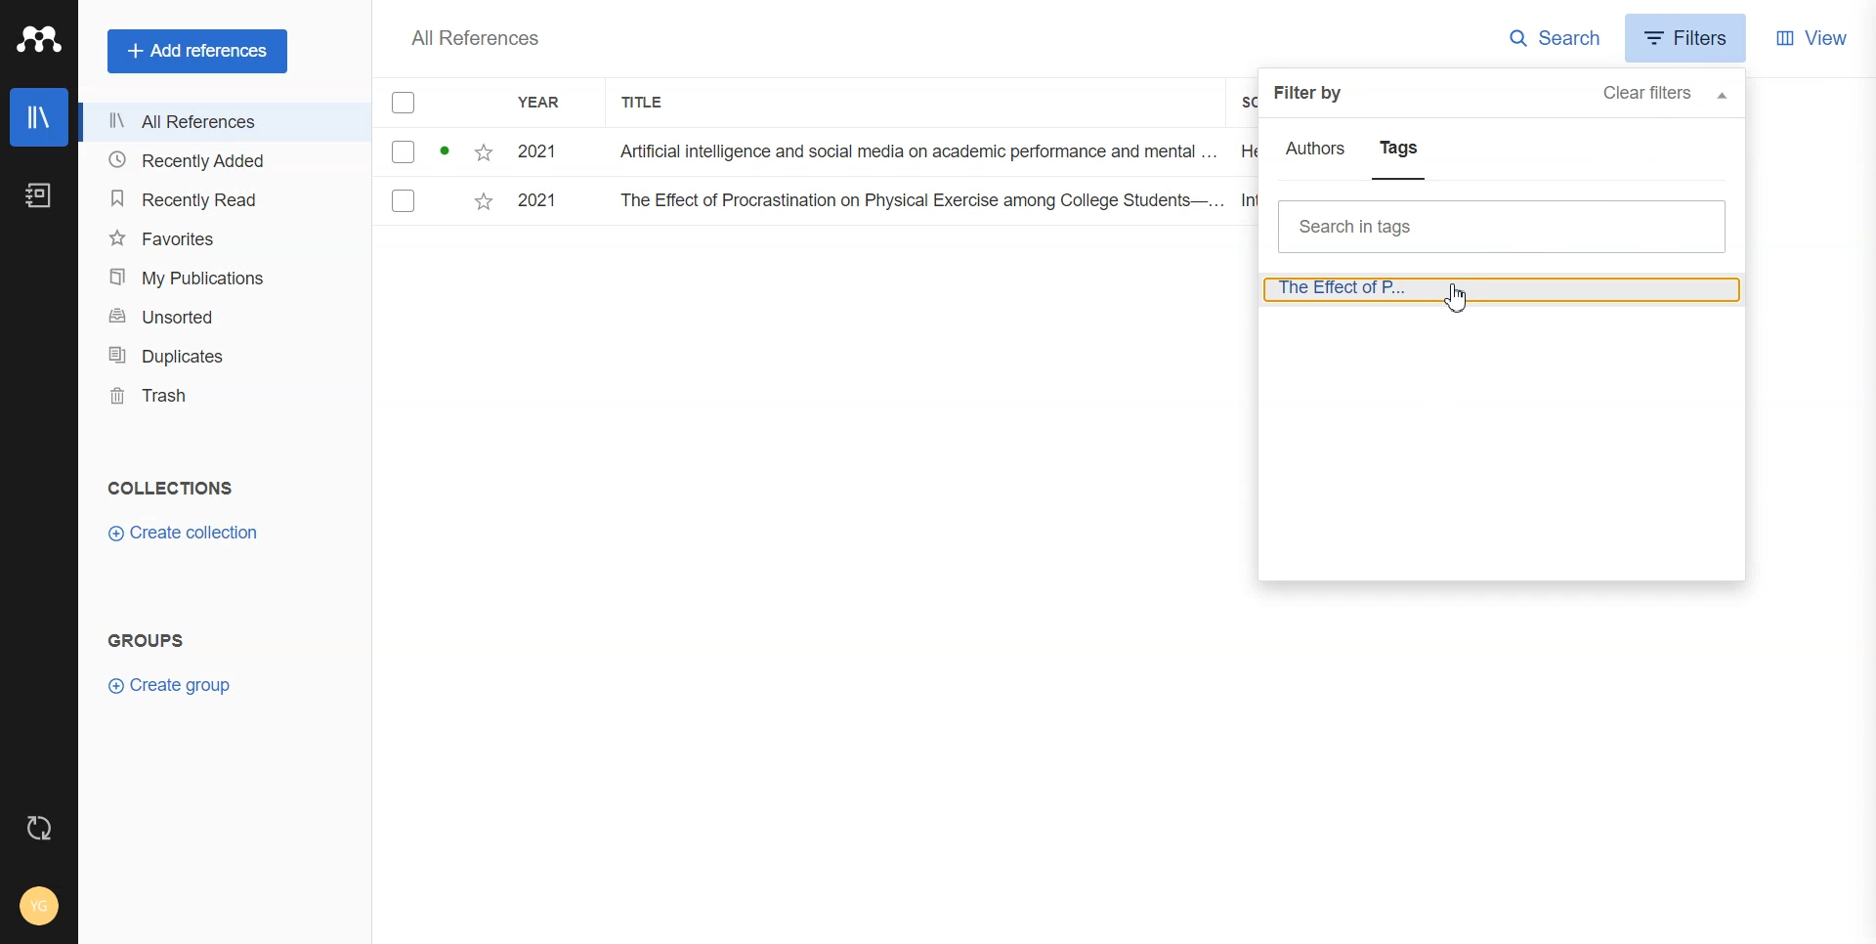 Image resolution: width=1876 pixels, height=944 pixels. Describe the element at coordinates (653, 104) in the screenshot. I see `Title` at that location.